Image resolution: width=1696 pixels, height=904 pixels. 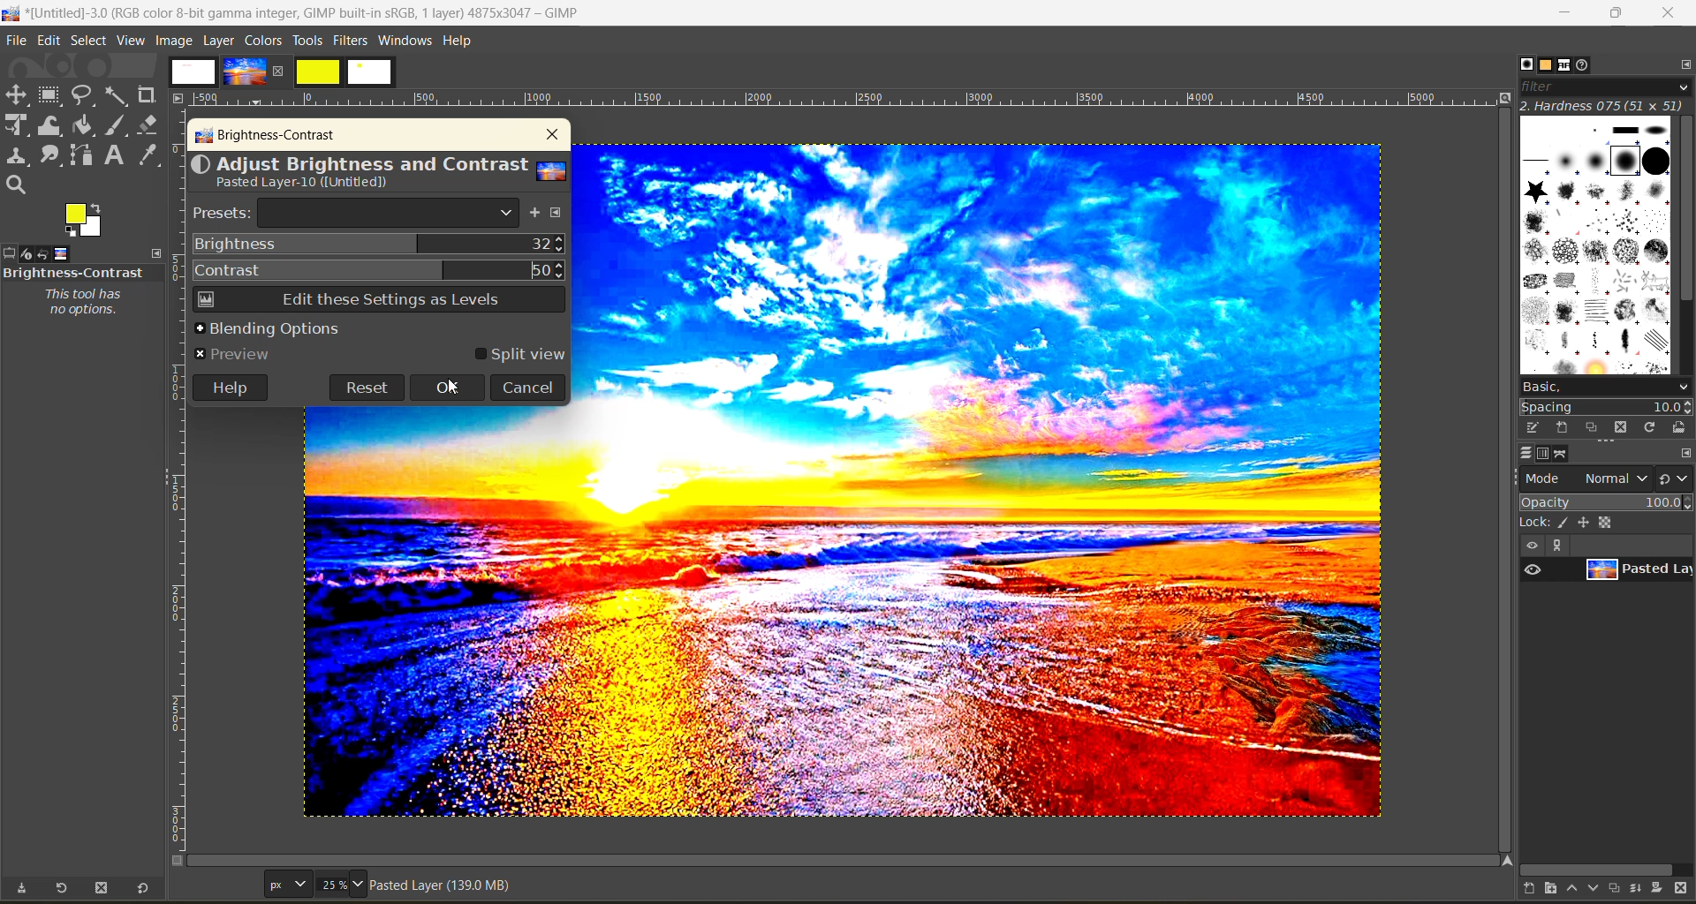 What do you see at coordinates (1682, 64) in the screenshot?
I see `configure` at bounding box center [1682, 64].